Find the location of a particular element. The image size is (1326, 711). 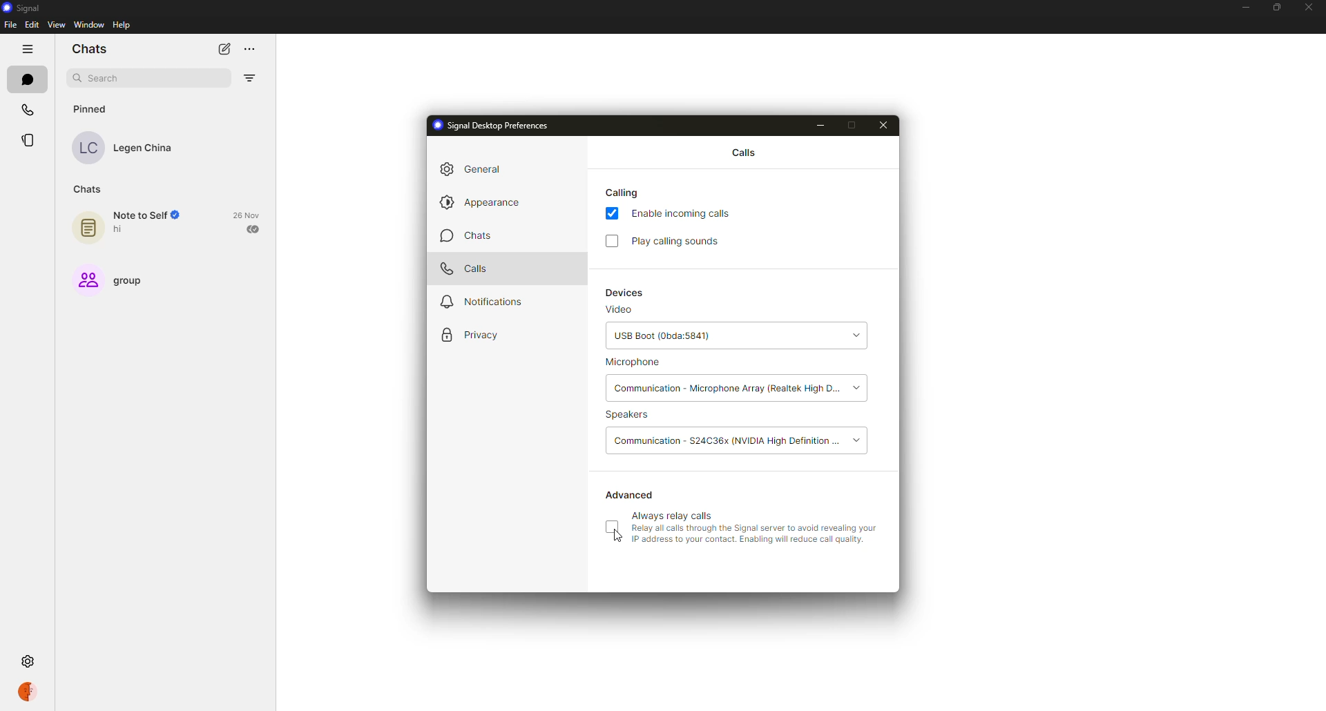

drop down is located at coordinates (856, 440).